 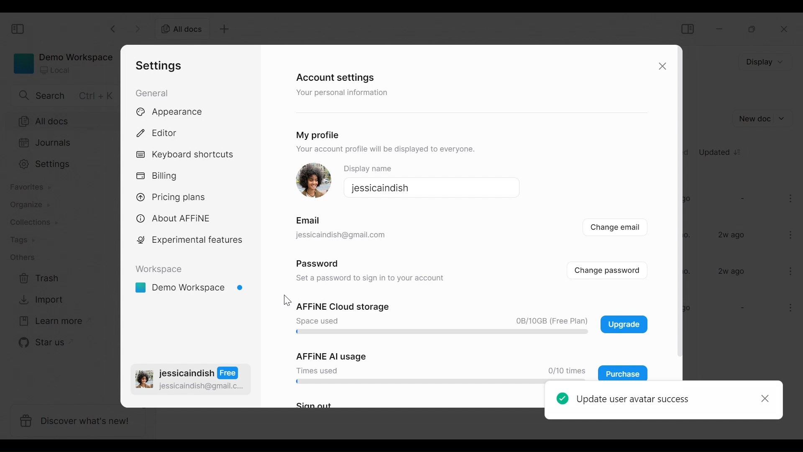 I want to click on Go Forward, so click(x=136, y=29).